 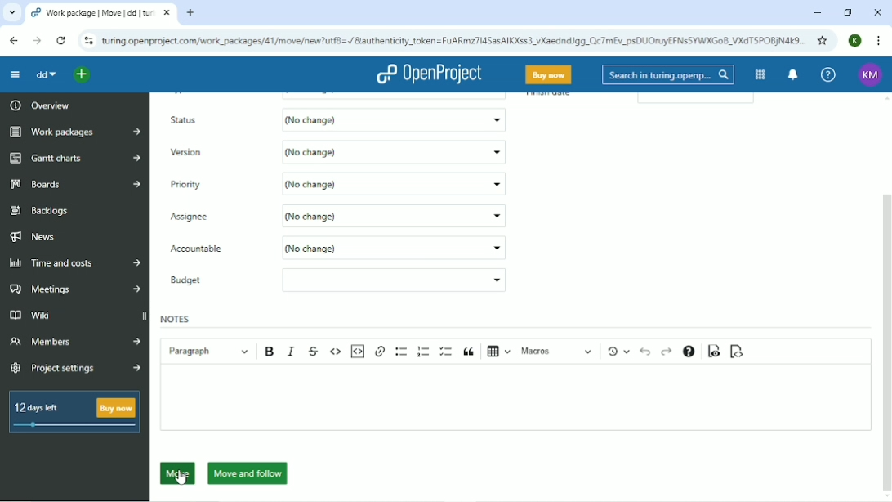 I want to click on Work packages, so click(x=74, y=132).